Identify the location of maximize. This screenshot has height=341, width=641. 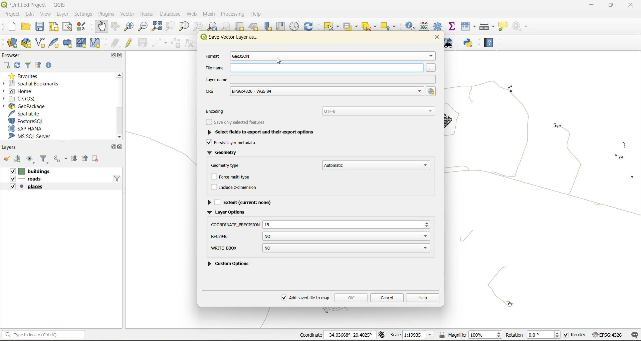
(610, 6).